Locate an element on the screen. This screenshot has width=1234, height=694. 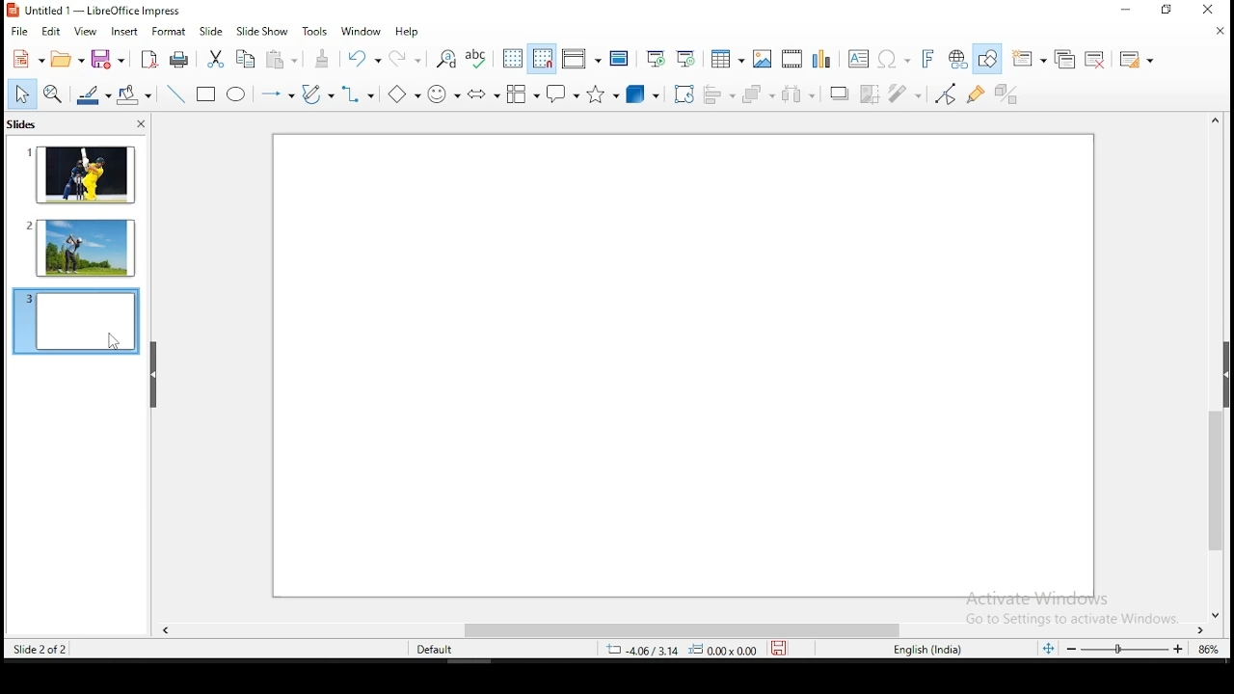
slide show is located at coordinates (260, 31).